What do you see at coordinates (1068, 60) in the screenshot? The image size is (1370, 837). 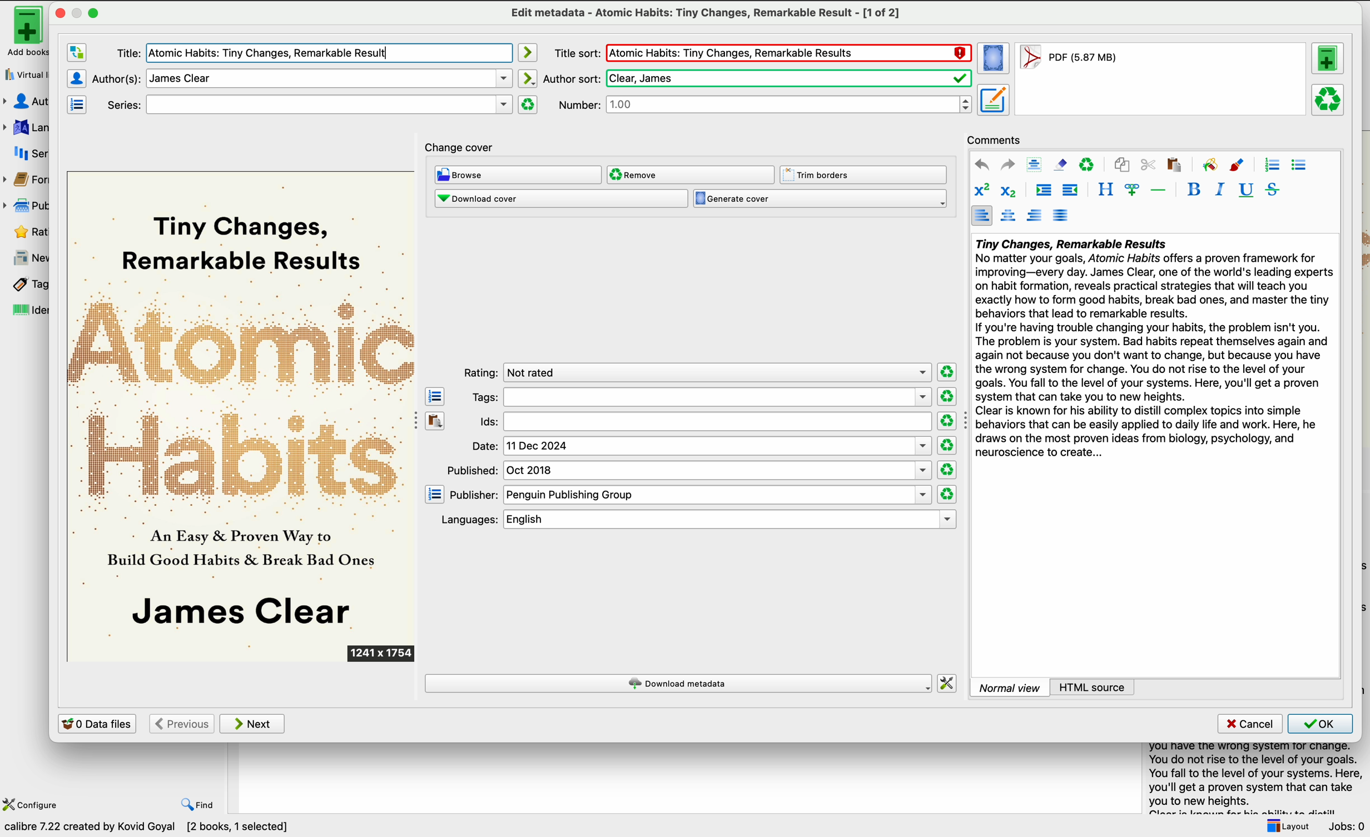 I see `format book` at bounding box center [1068, 60].